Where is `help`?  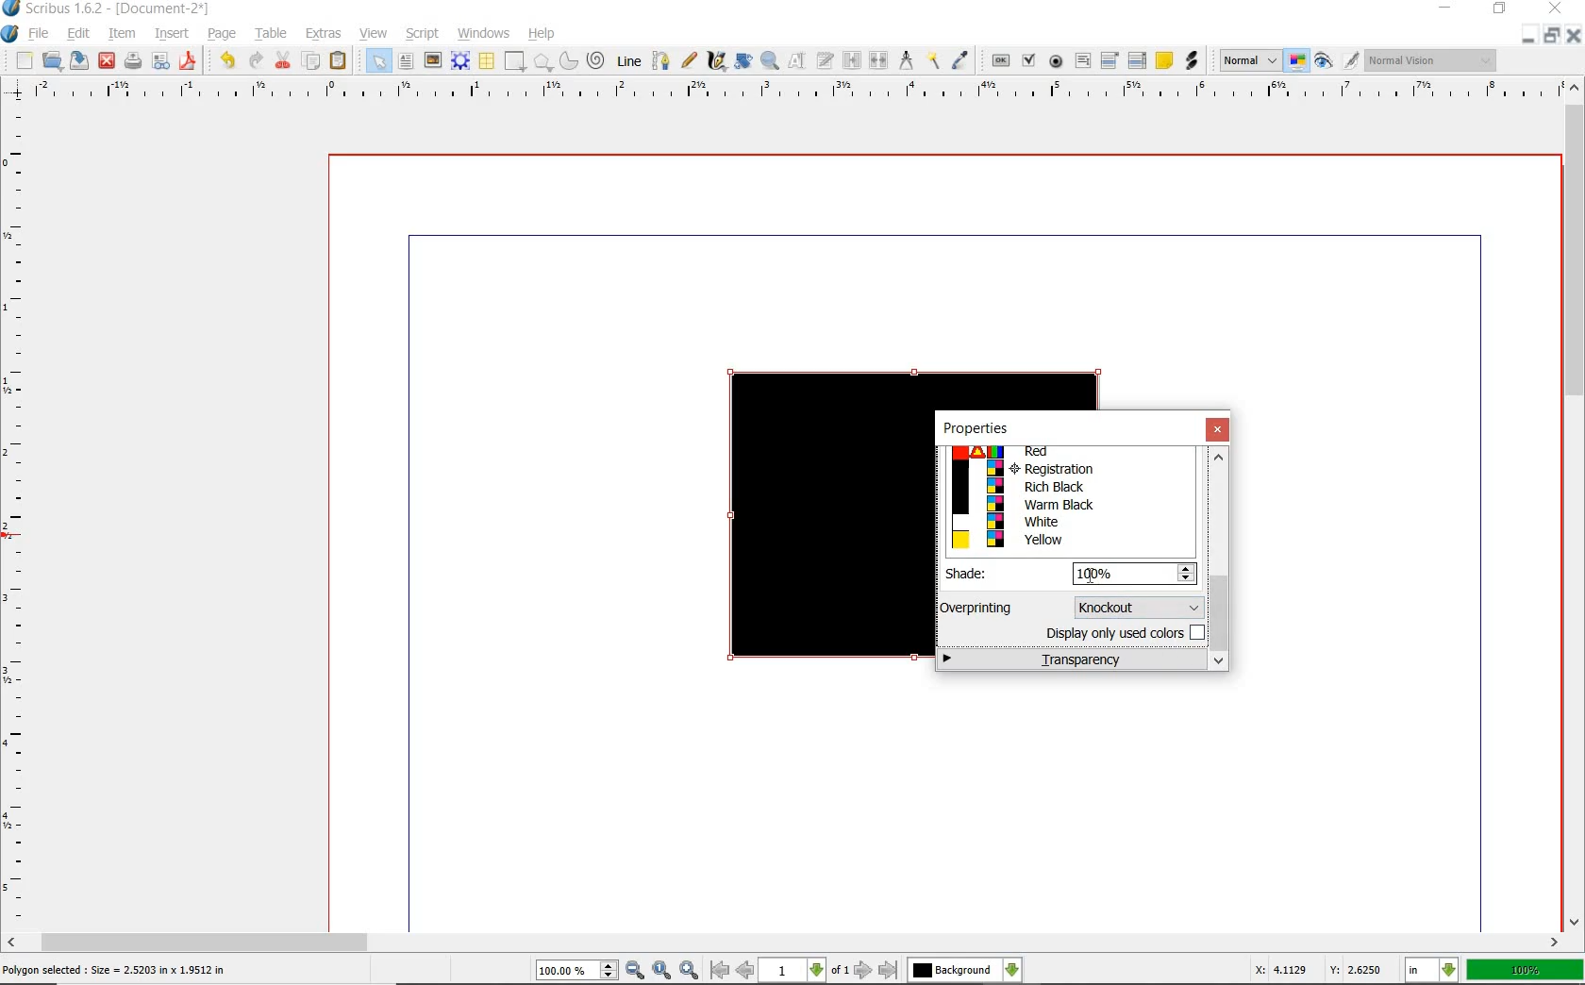
help is located at coordinates (543, 35).